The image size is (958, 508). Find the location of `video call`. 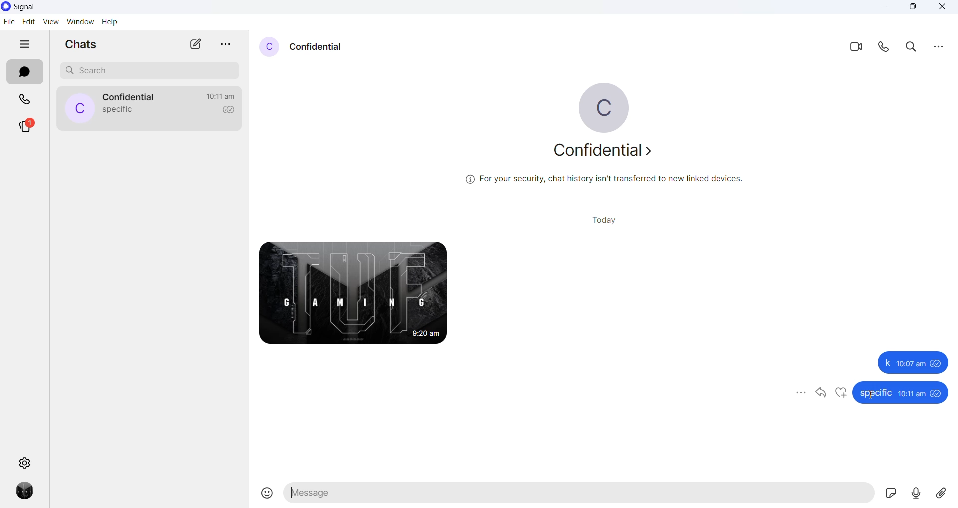

video call is located at coordinates (854, 47).